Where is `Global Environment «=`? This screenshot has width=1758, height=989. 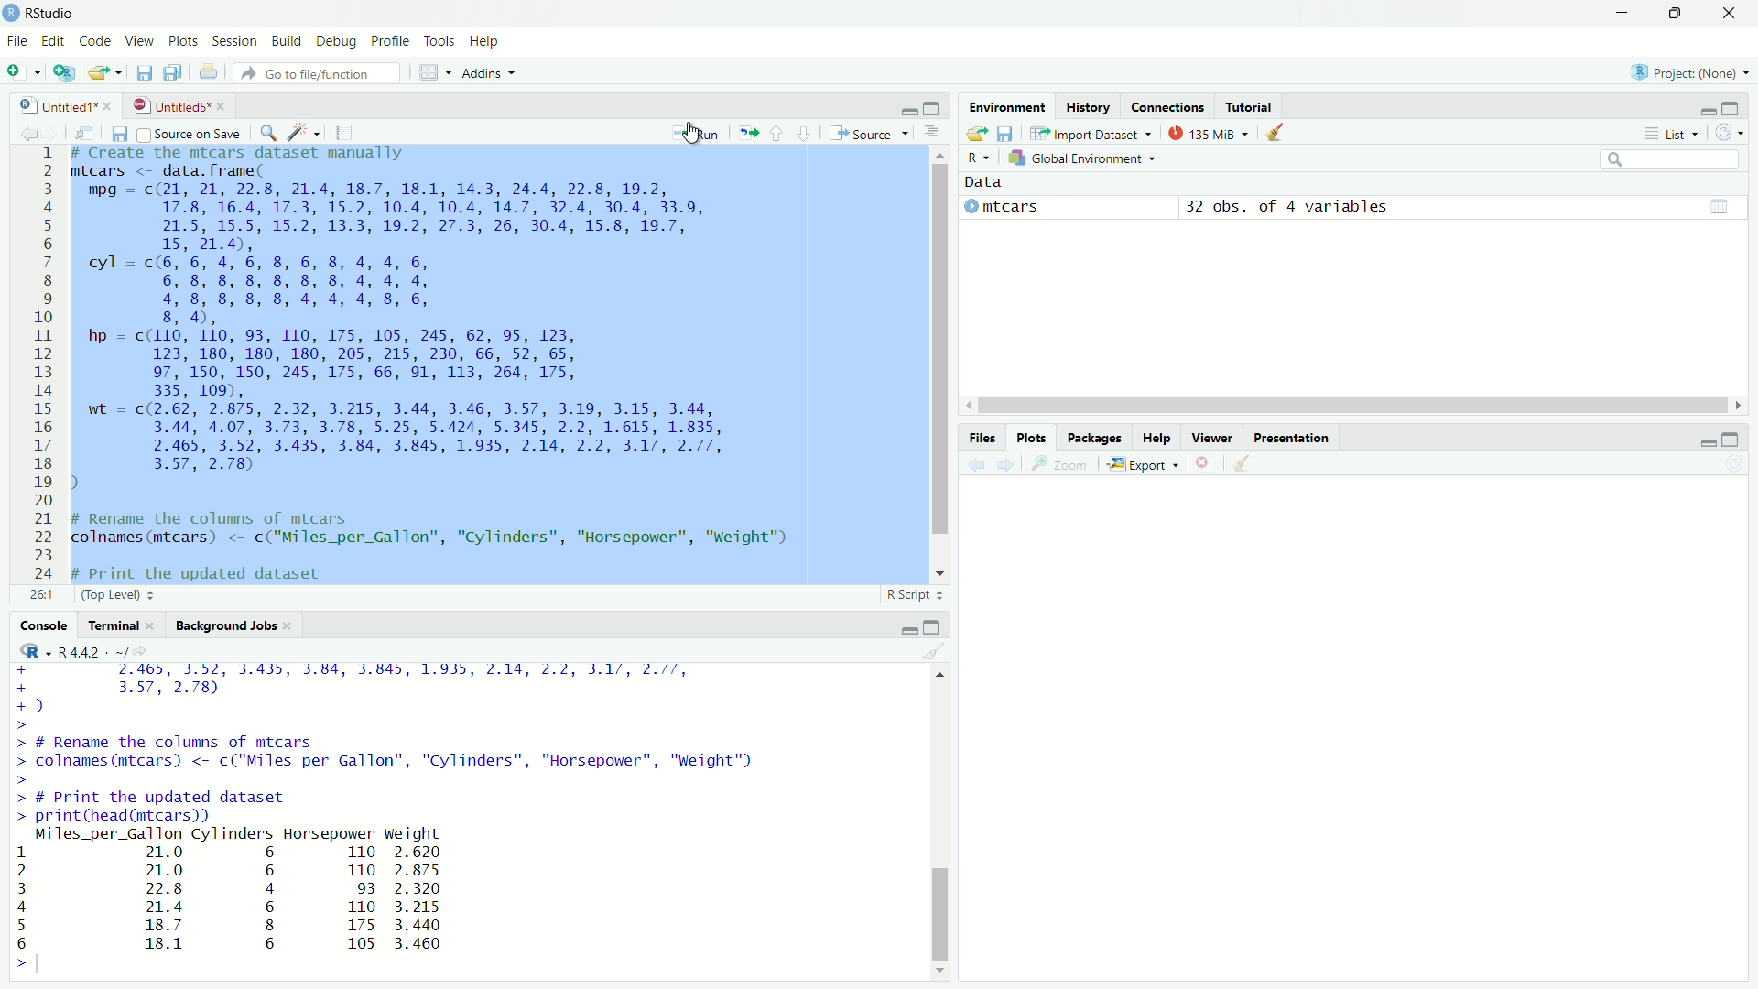 Global Environment «= is located at coordinates (1086, 157).